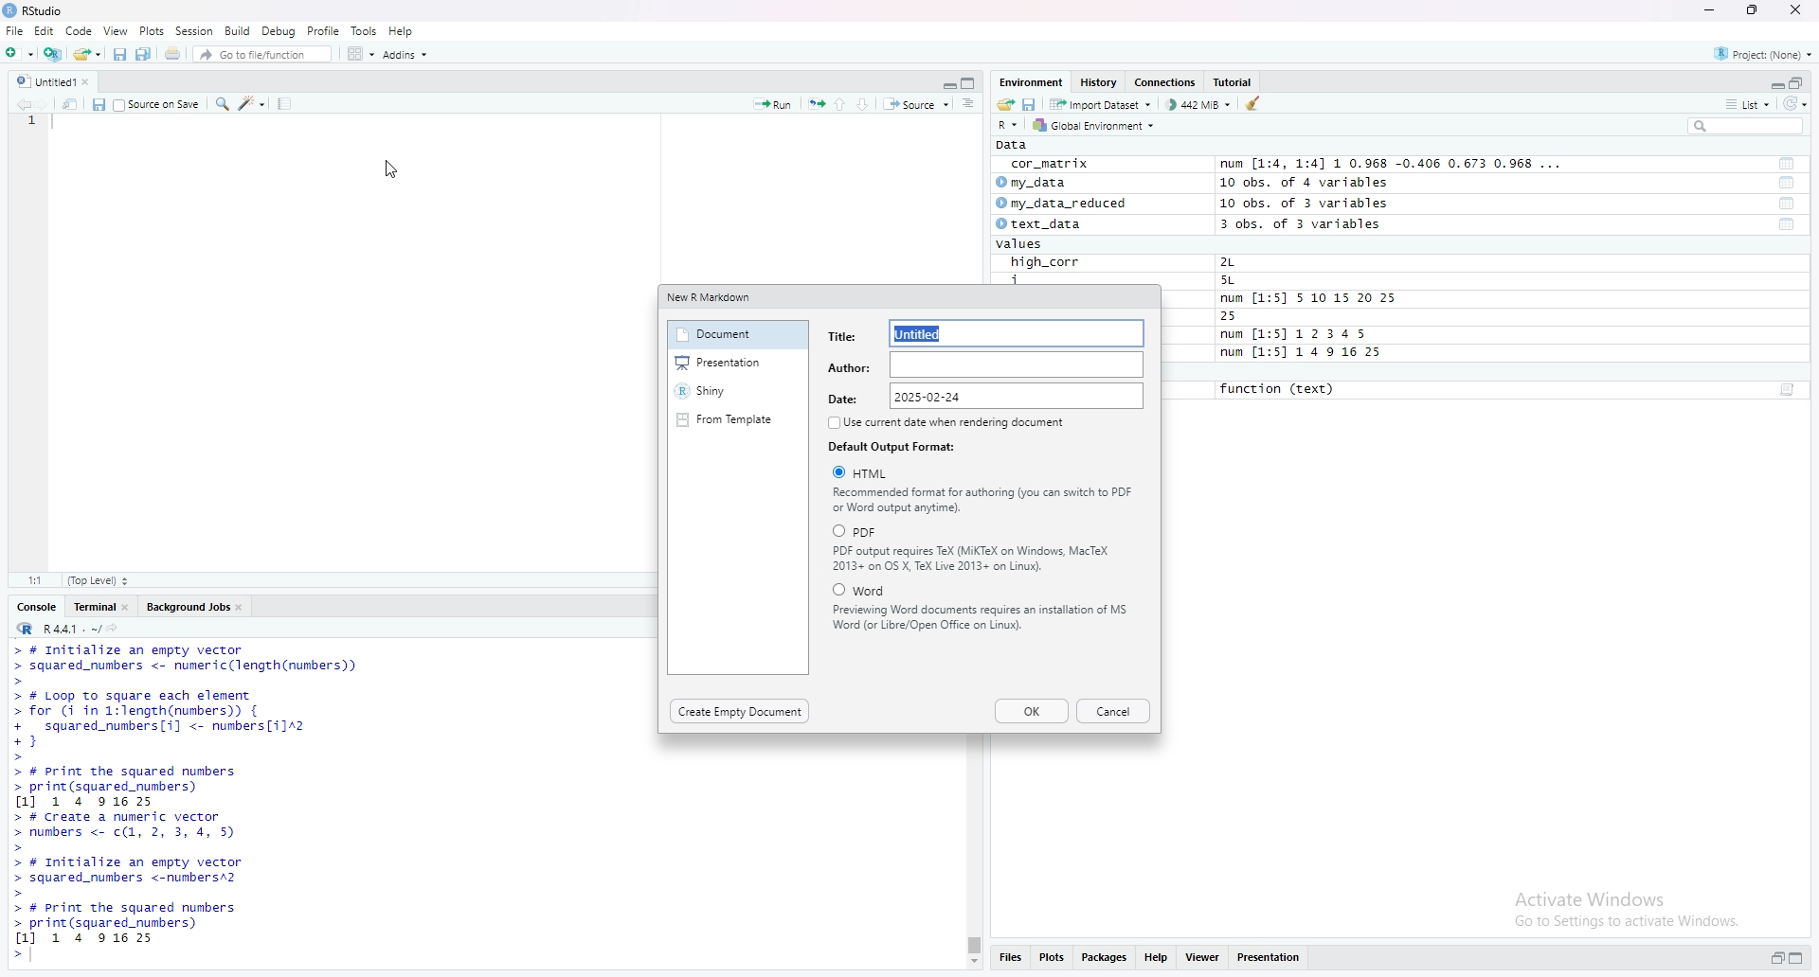  What do you see at coordinates (1203, 960) in the screenshot?
I see `View` at bounding box center [1203, 960].